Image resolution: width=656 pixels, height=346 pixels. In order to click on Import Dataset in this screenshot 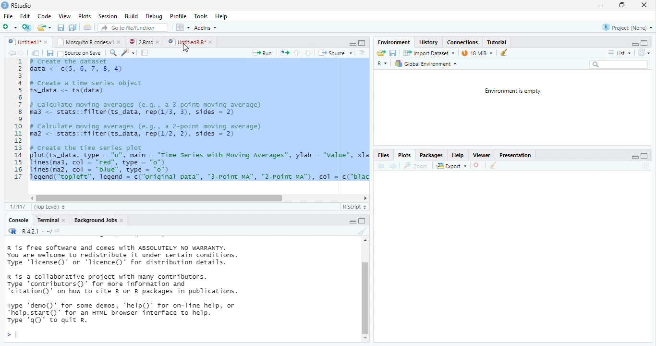, I will do `click(430, 53)`.